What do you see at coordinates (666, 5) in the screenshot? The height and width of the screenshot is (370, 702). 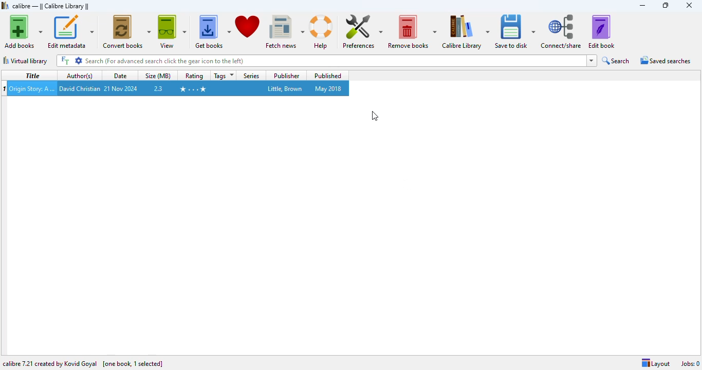 I see `maximize` at bounding box center [666, 5].